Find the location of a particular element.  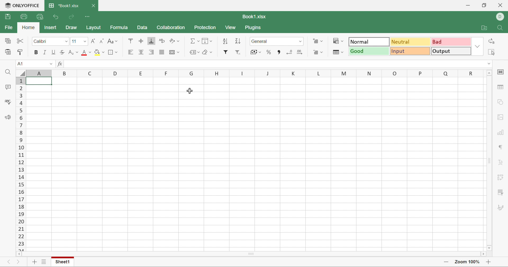

N is located at coordinates (370, 73).